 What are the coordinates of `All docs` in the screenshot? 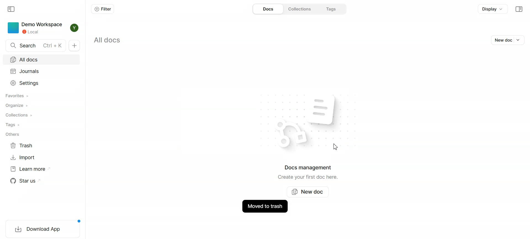 It's located at (110, 39).